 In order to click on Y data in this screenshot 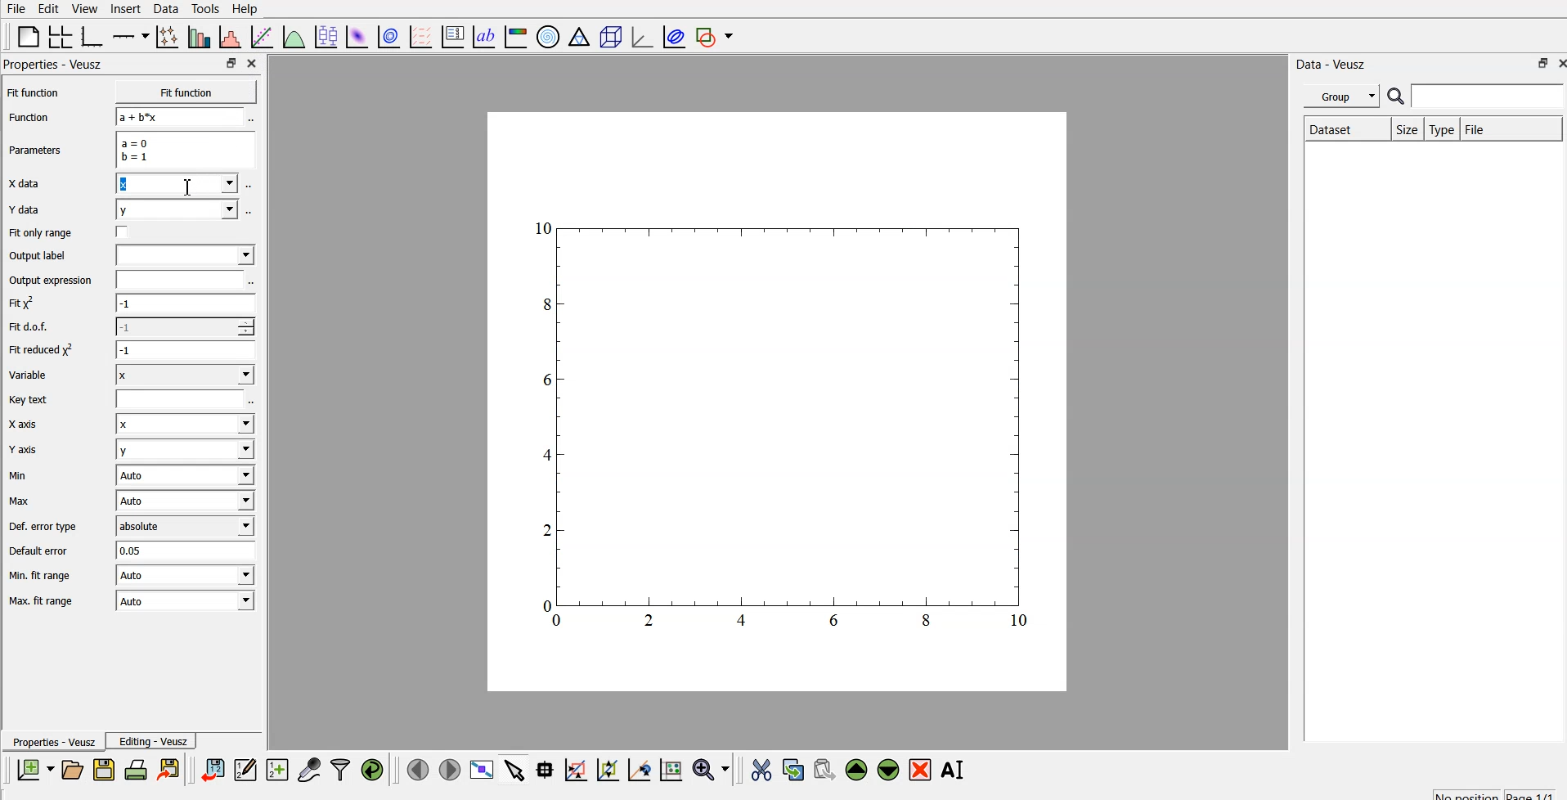, I will do `click(48, 212)`.